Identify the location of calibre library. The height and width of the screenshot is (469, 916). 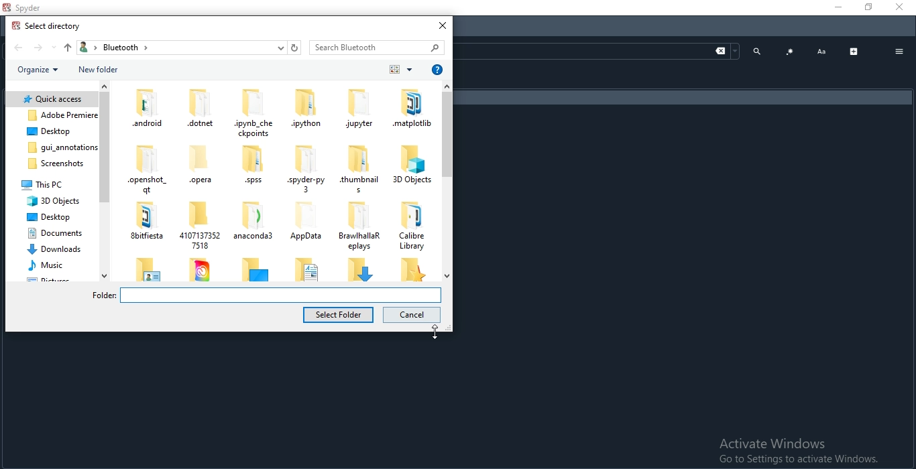
(410, 223).